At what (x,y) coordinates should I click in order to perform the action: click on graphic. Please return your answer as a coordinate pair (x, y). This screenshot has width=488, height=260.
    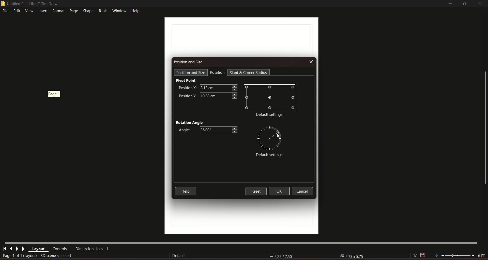
    Looking at the image, I should click on (270, 97).